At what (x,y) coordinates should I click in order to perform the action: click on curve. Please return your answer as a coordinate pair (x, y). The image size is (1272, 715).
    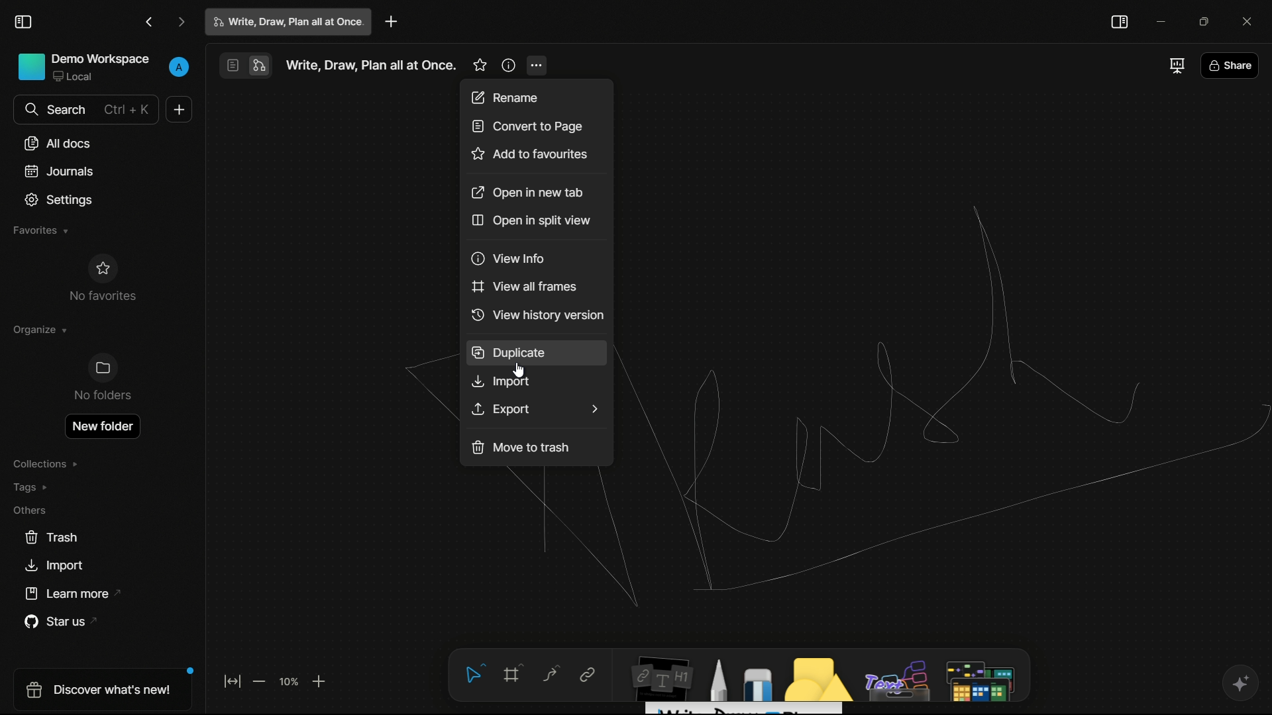
    Looking at the image, I should click on (551, 675).